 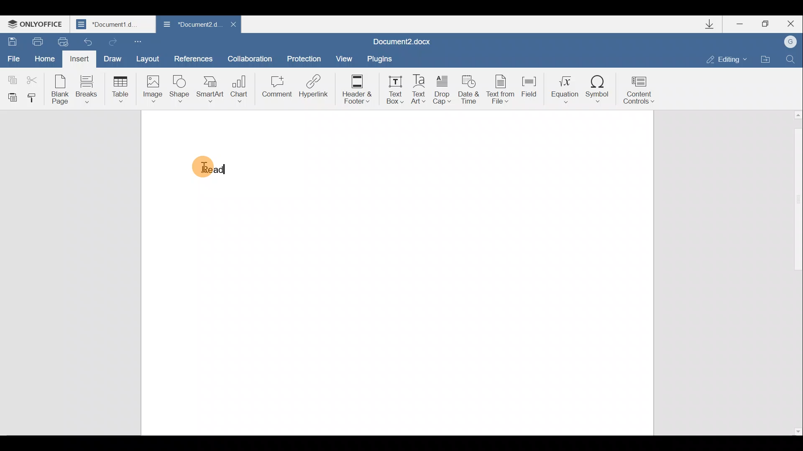 I want to click on Copy style, so click(x=34, y=98).